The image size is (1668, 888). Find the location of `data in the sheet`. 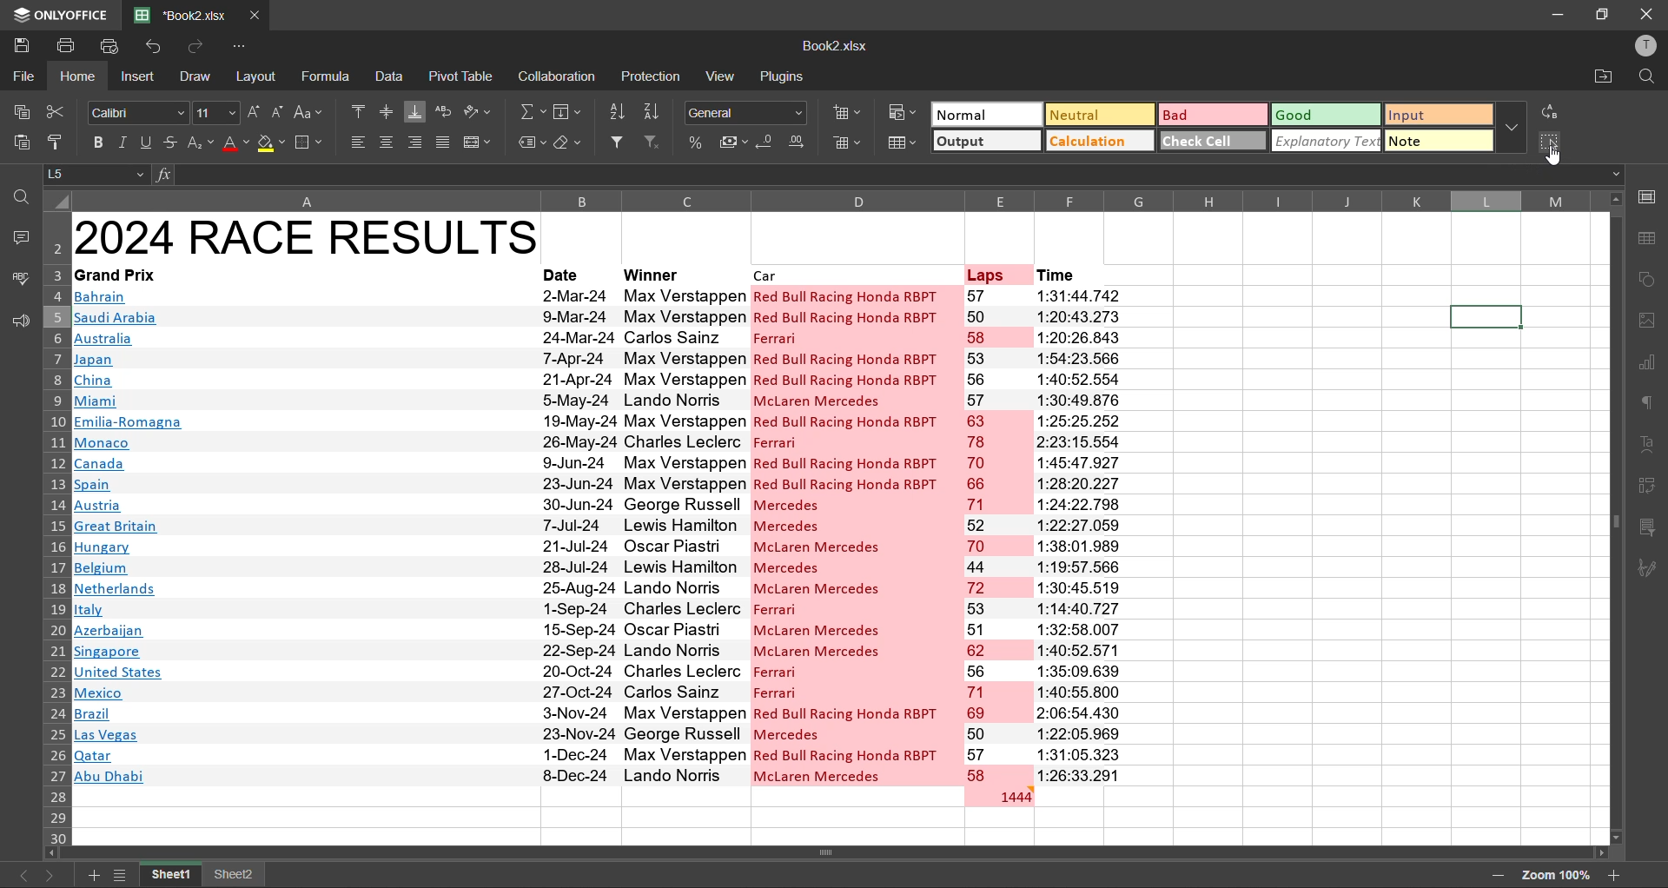

data in the sheet is located at coordinates (640, 516).